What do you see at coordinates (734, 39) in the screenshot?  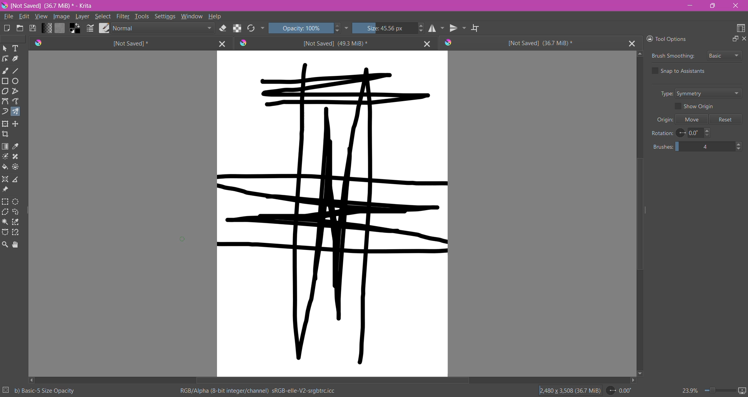 I see `Float Docker` at bounding box center [734, 39].